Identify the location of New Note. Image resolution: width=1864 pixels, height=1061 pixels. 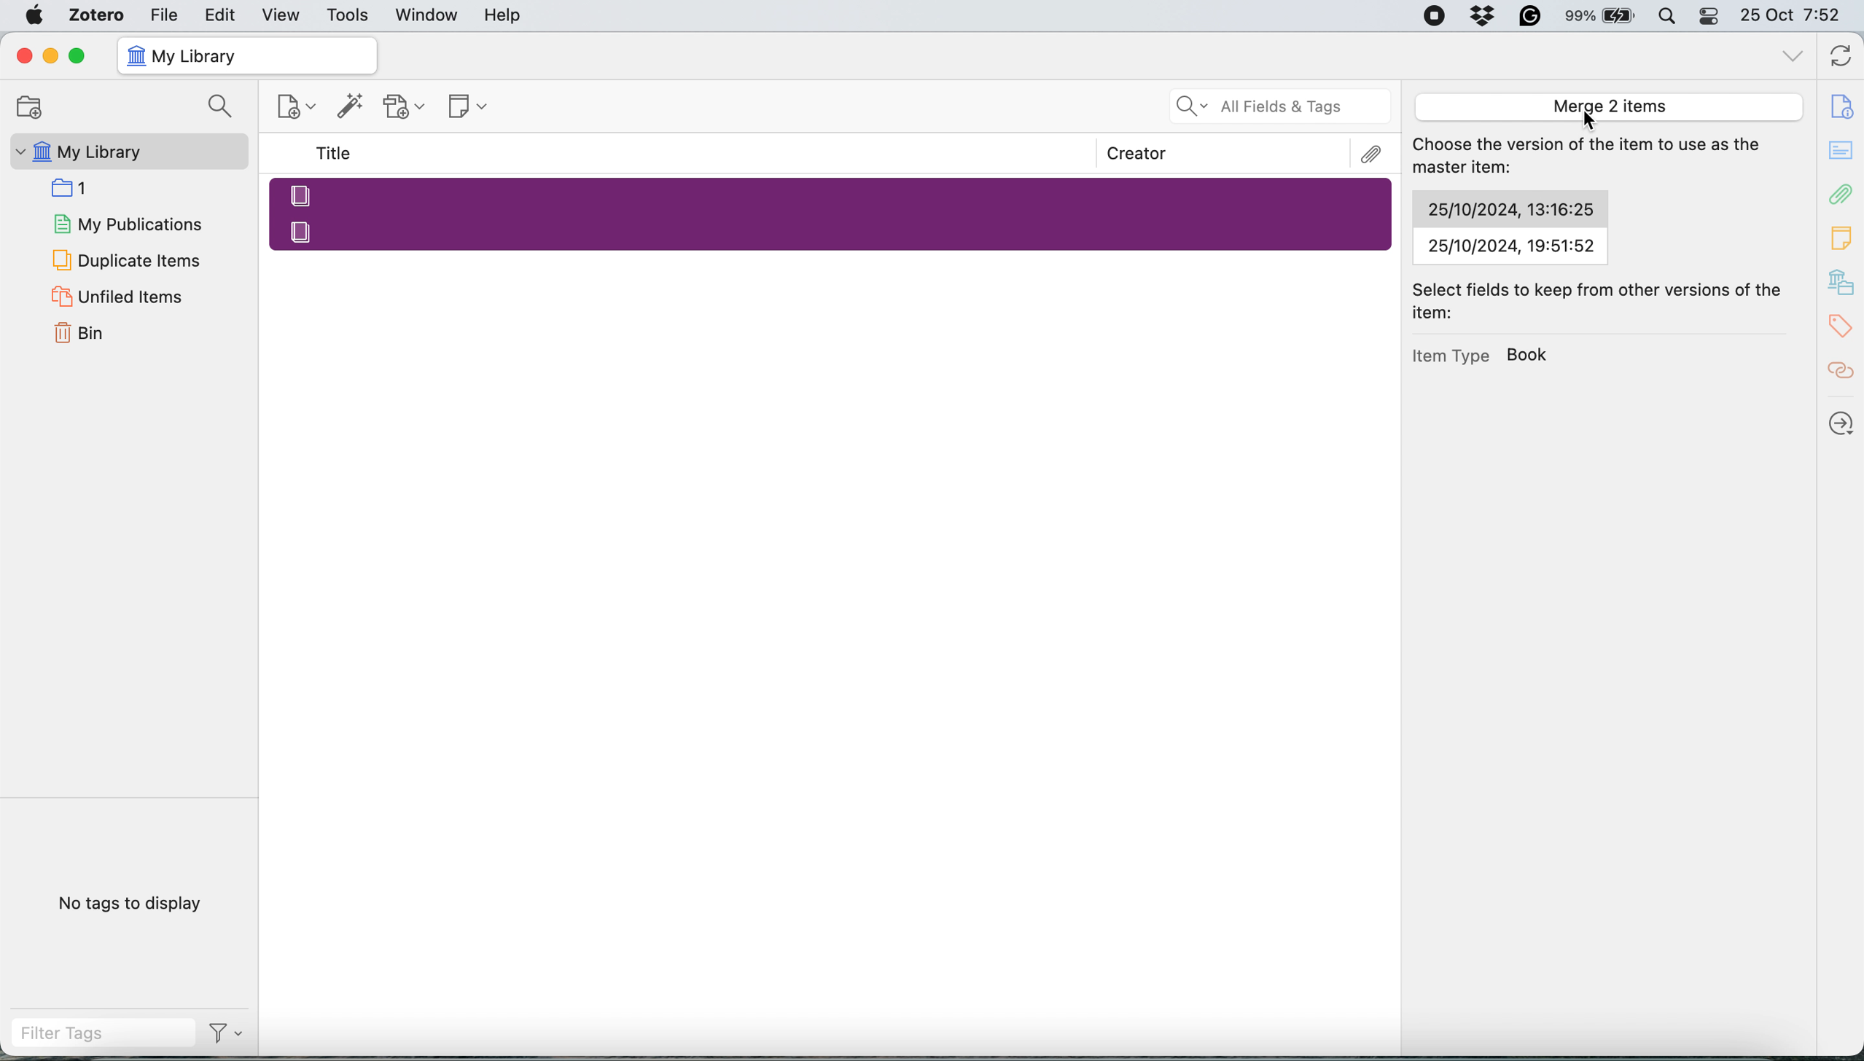
(469, 108).